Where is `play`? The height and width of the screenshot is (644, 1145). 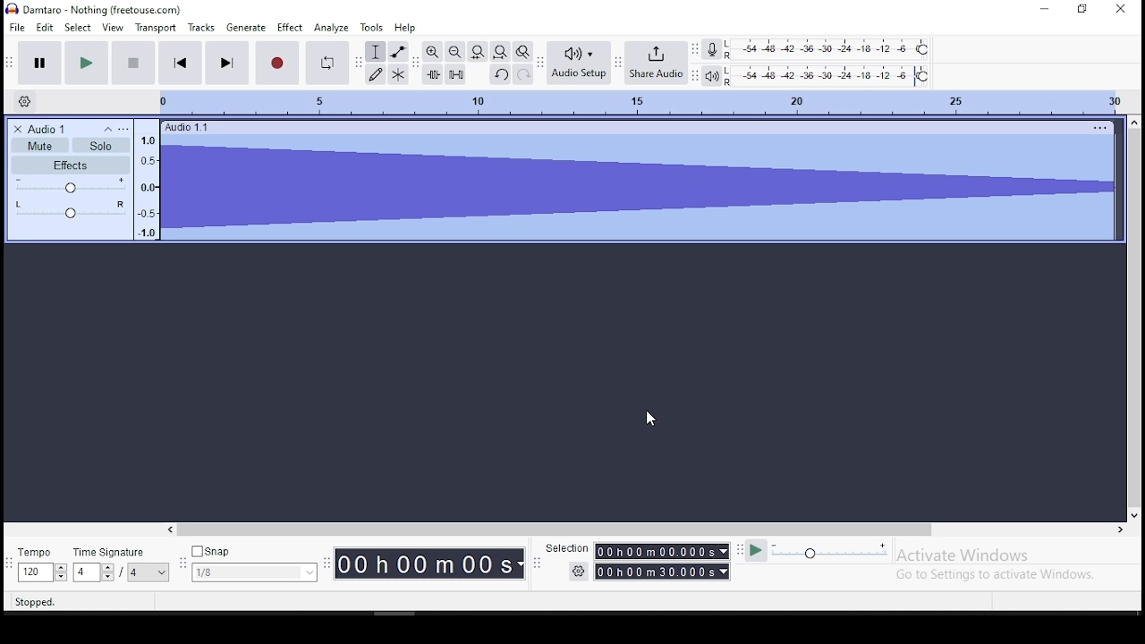 play is located at coordinates (88, 62).